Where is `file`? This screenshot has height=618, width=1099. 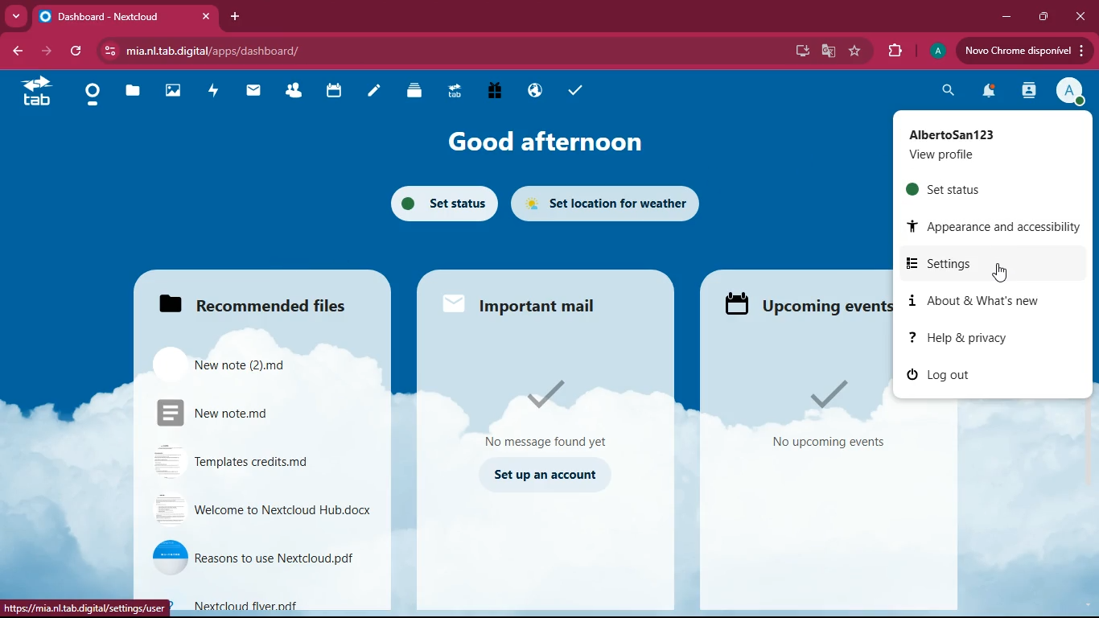
file is located at coordinates (239, 461).